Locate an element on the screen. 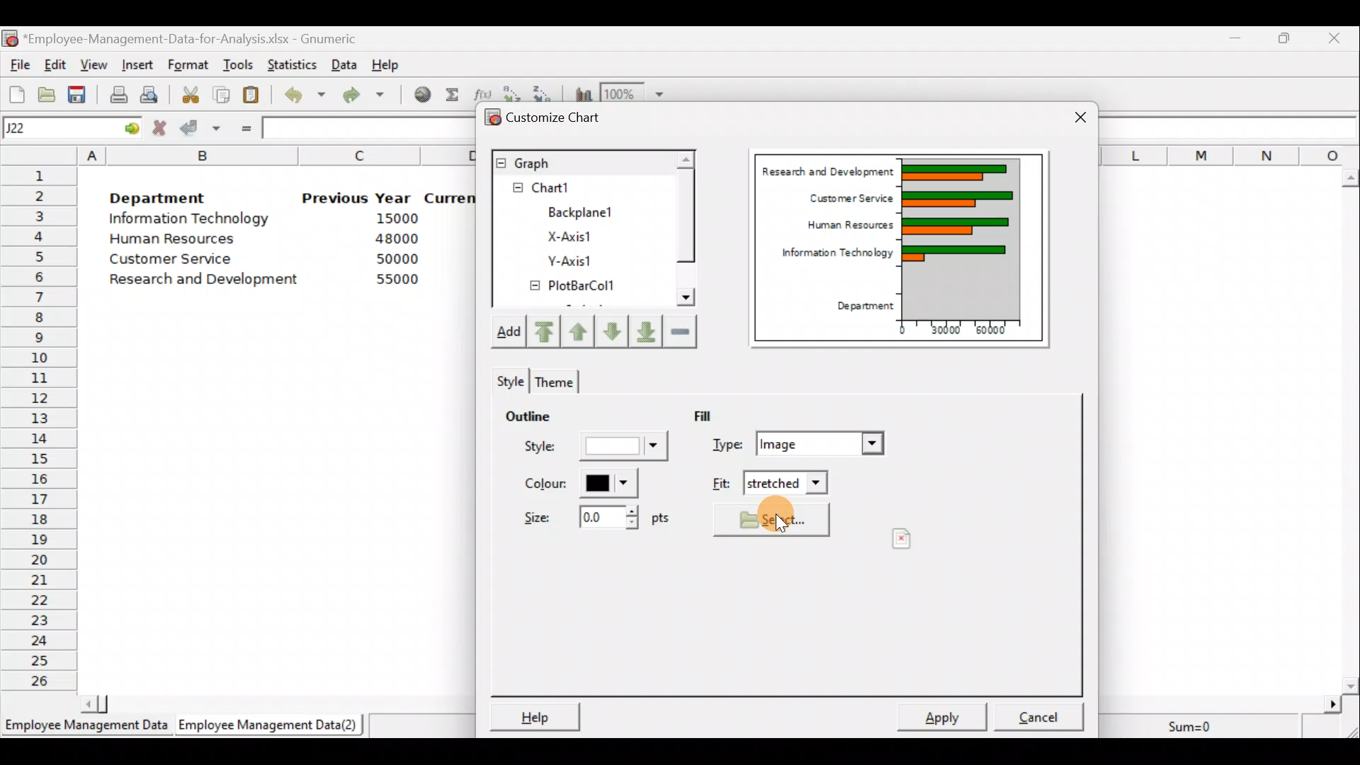  Insert a chart is located at coordinates (581, 92).